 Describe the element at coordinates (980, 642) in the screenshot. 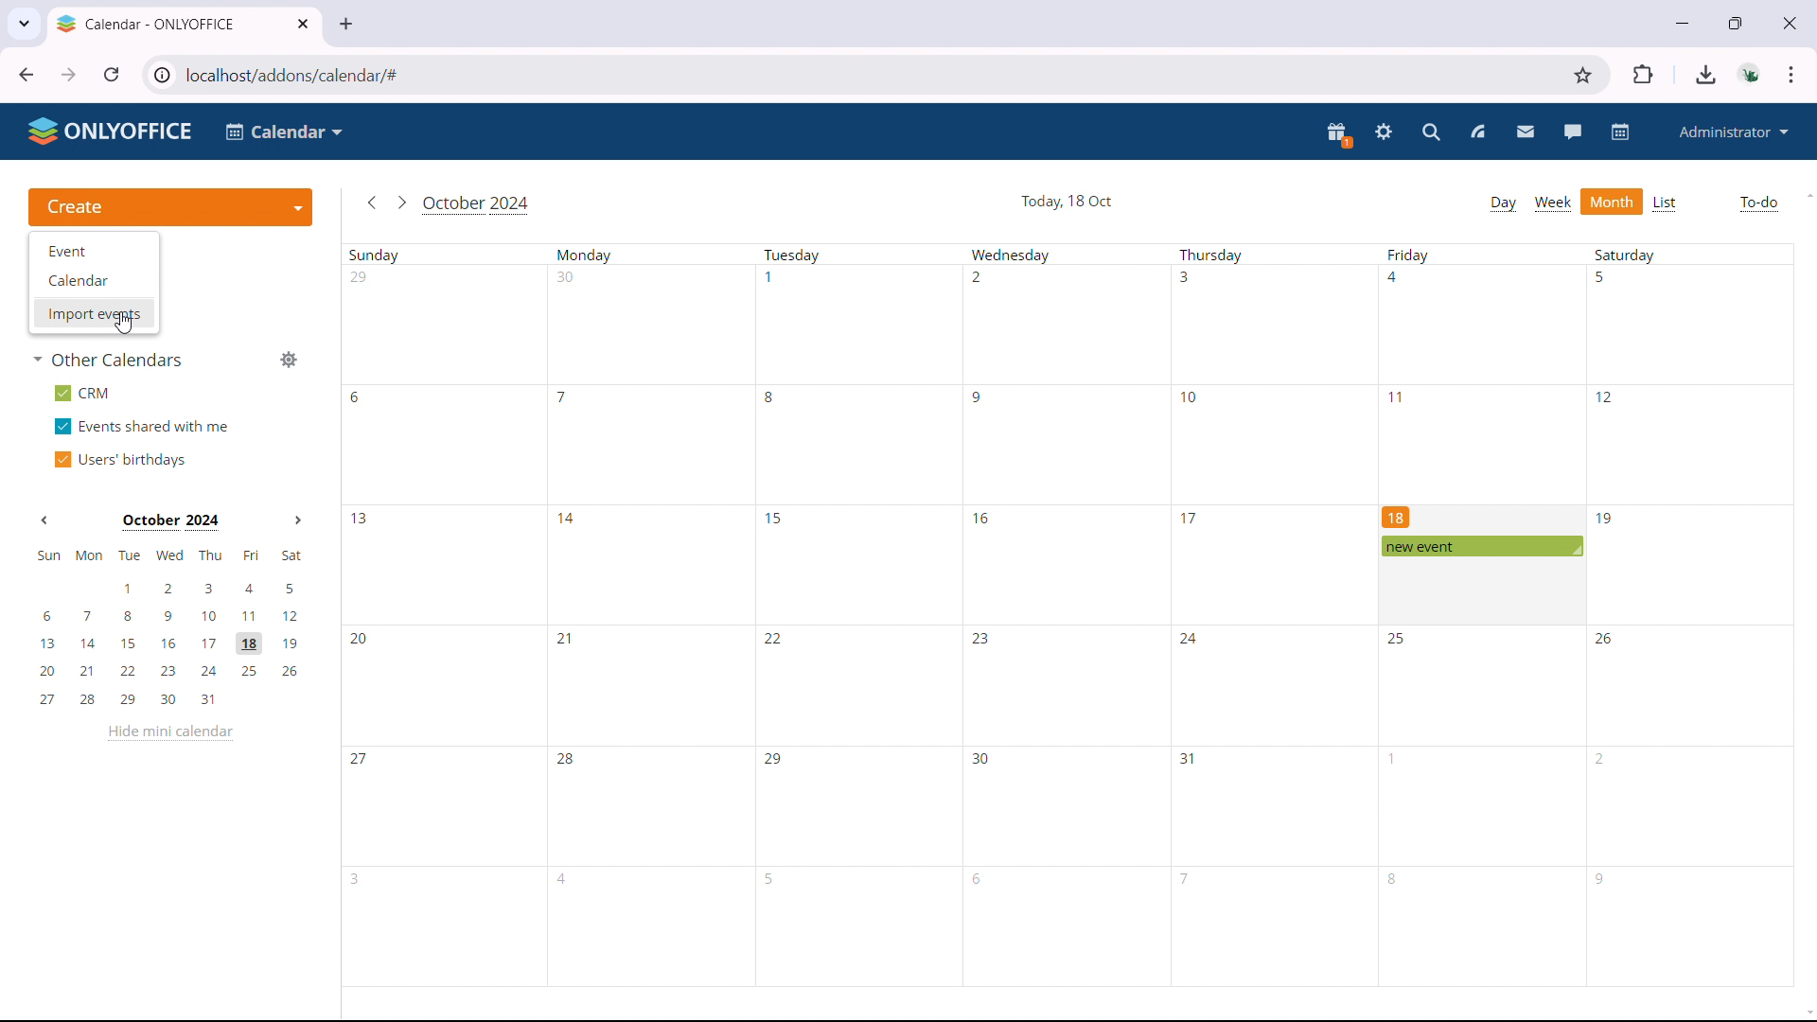

I see `23` at that location.